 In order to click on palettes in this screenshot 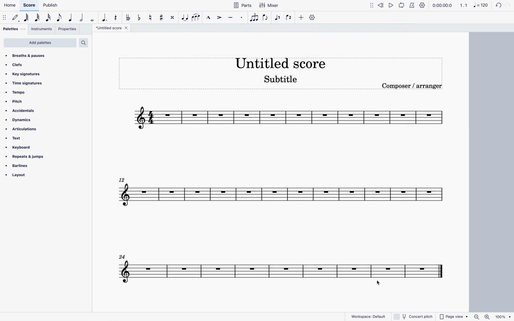, I will do `click(13, 29)`.